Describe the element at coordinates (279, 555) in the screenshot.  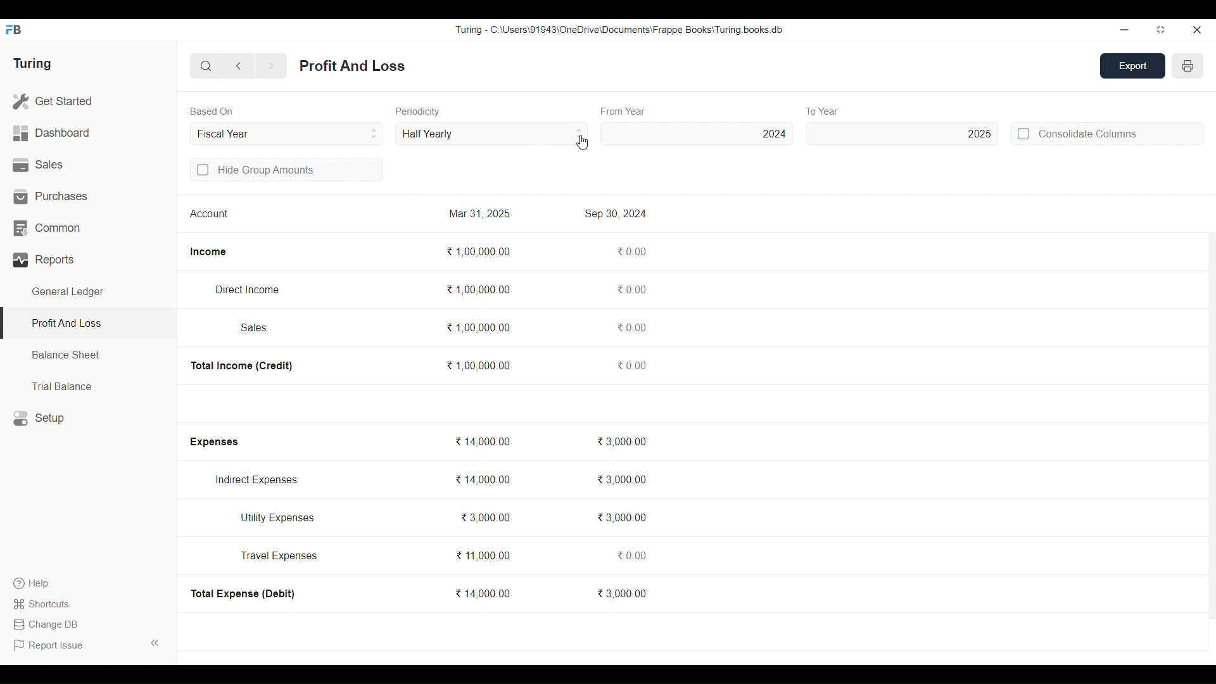
I see `Travel Expenses` at that location.